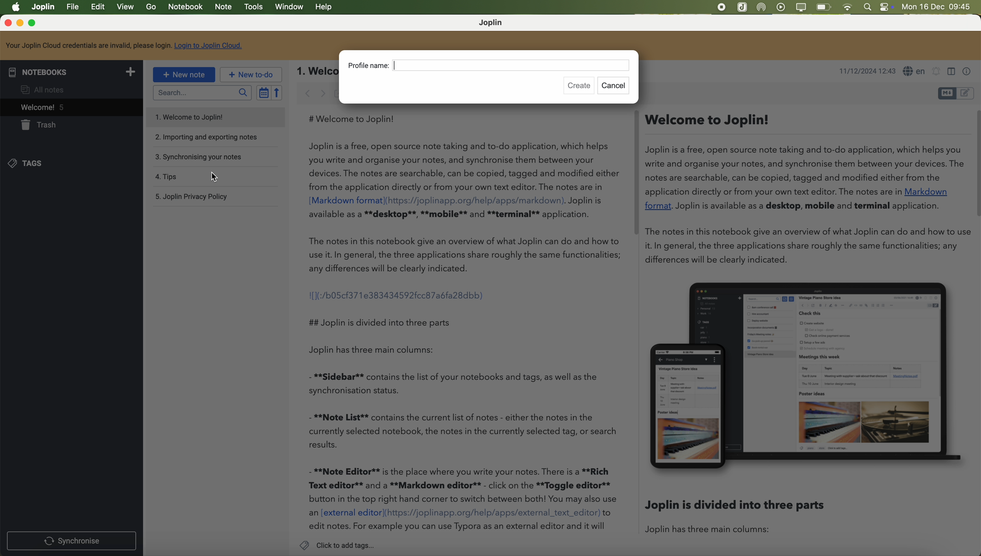 Image resolution: width=981 pixels, height=556 pixels. Describe the element at coordinates (88, 45) in the screenshot. I see `Your Joplin Cloud credentials are invalid, please login.` at that location.